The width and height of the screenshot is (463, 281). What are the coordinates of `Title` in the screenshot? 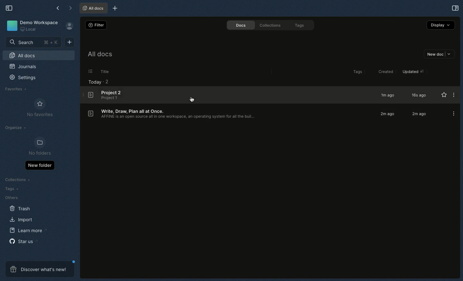 It's located at (113, 92).